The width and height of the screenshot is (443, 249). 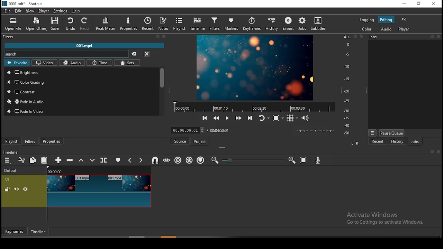 I want to click on toggle grid display on the player, so click(x=291, y=119).